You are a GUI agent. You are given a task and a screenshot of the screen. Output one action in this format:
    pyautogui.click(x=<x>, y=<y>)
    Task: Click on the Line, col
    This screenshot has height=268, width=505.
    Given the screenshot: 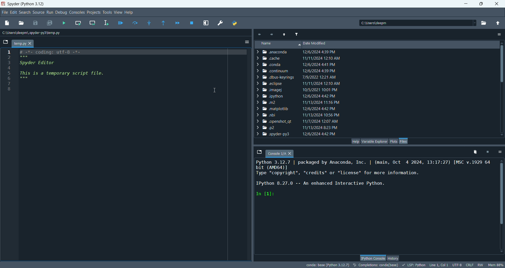 What is the action you would take?
    pyautogui.click(x=439, y=265)
    